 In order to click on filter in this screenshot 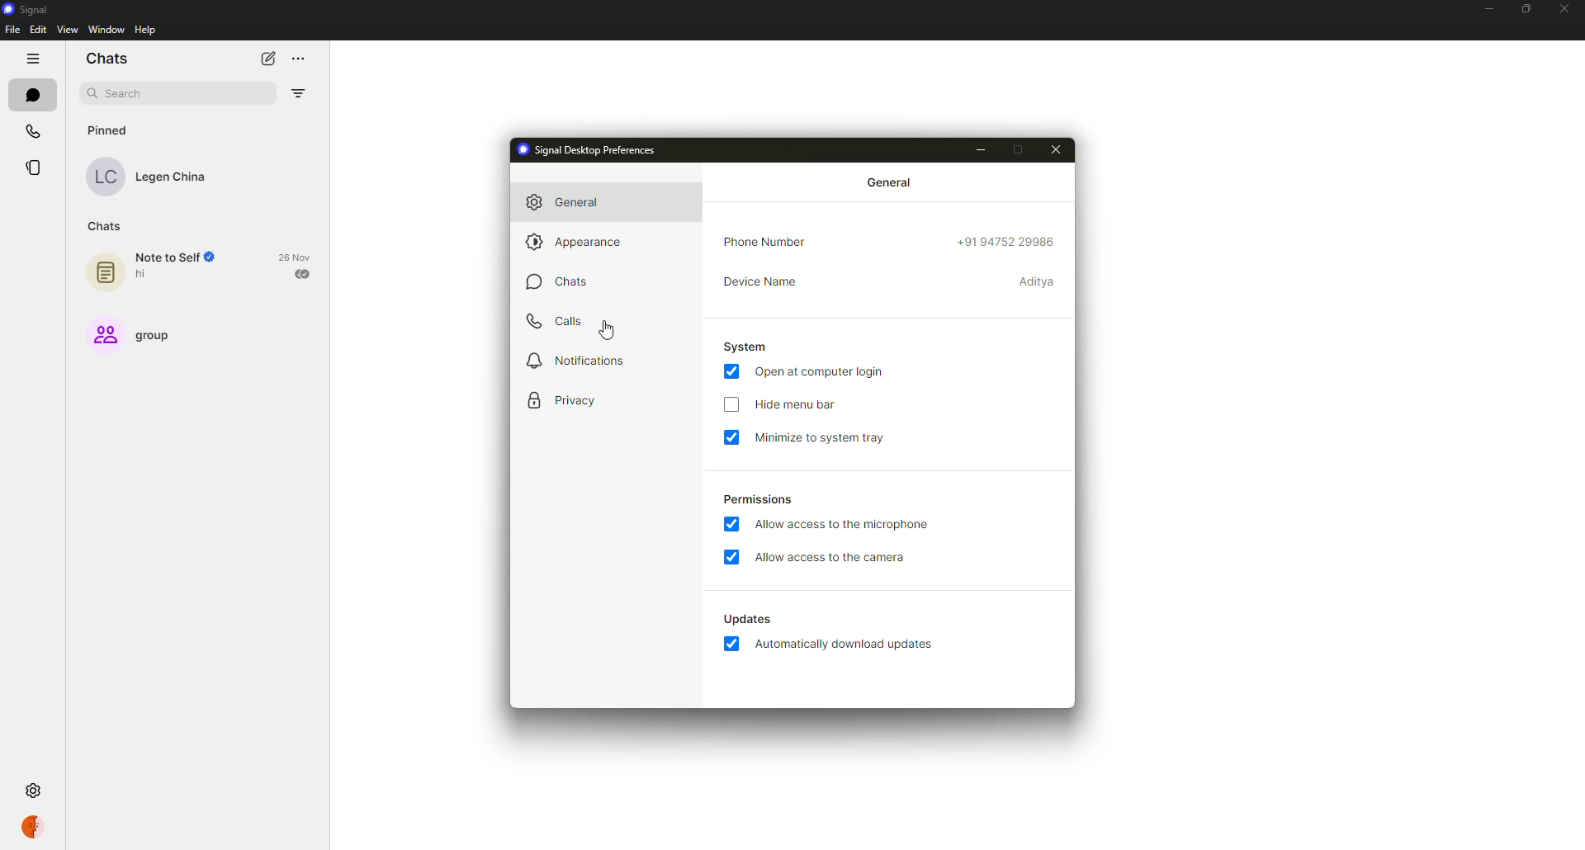, I will do `click(298, 95)`.